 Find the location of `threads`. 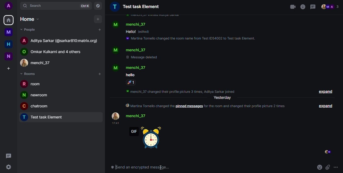

threads is located at coordinates (9, 156).